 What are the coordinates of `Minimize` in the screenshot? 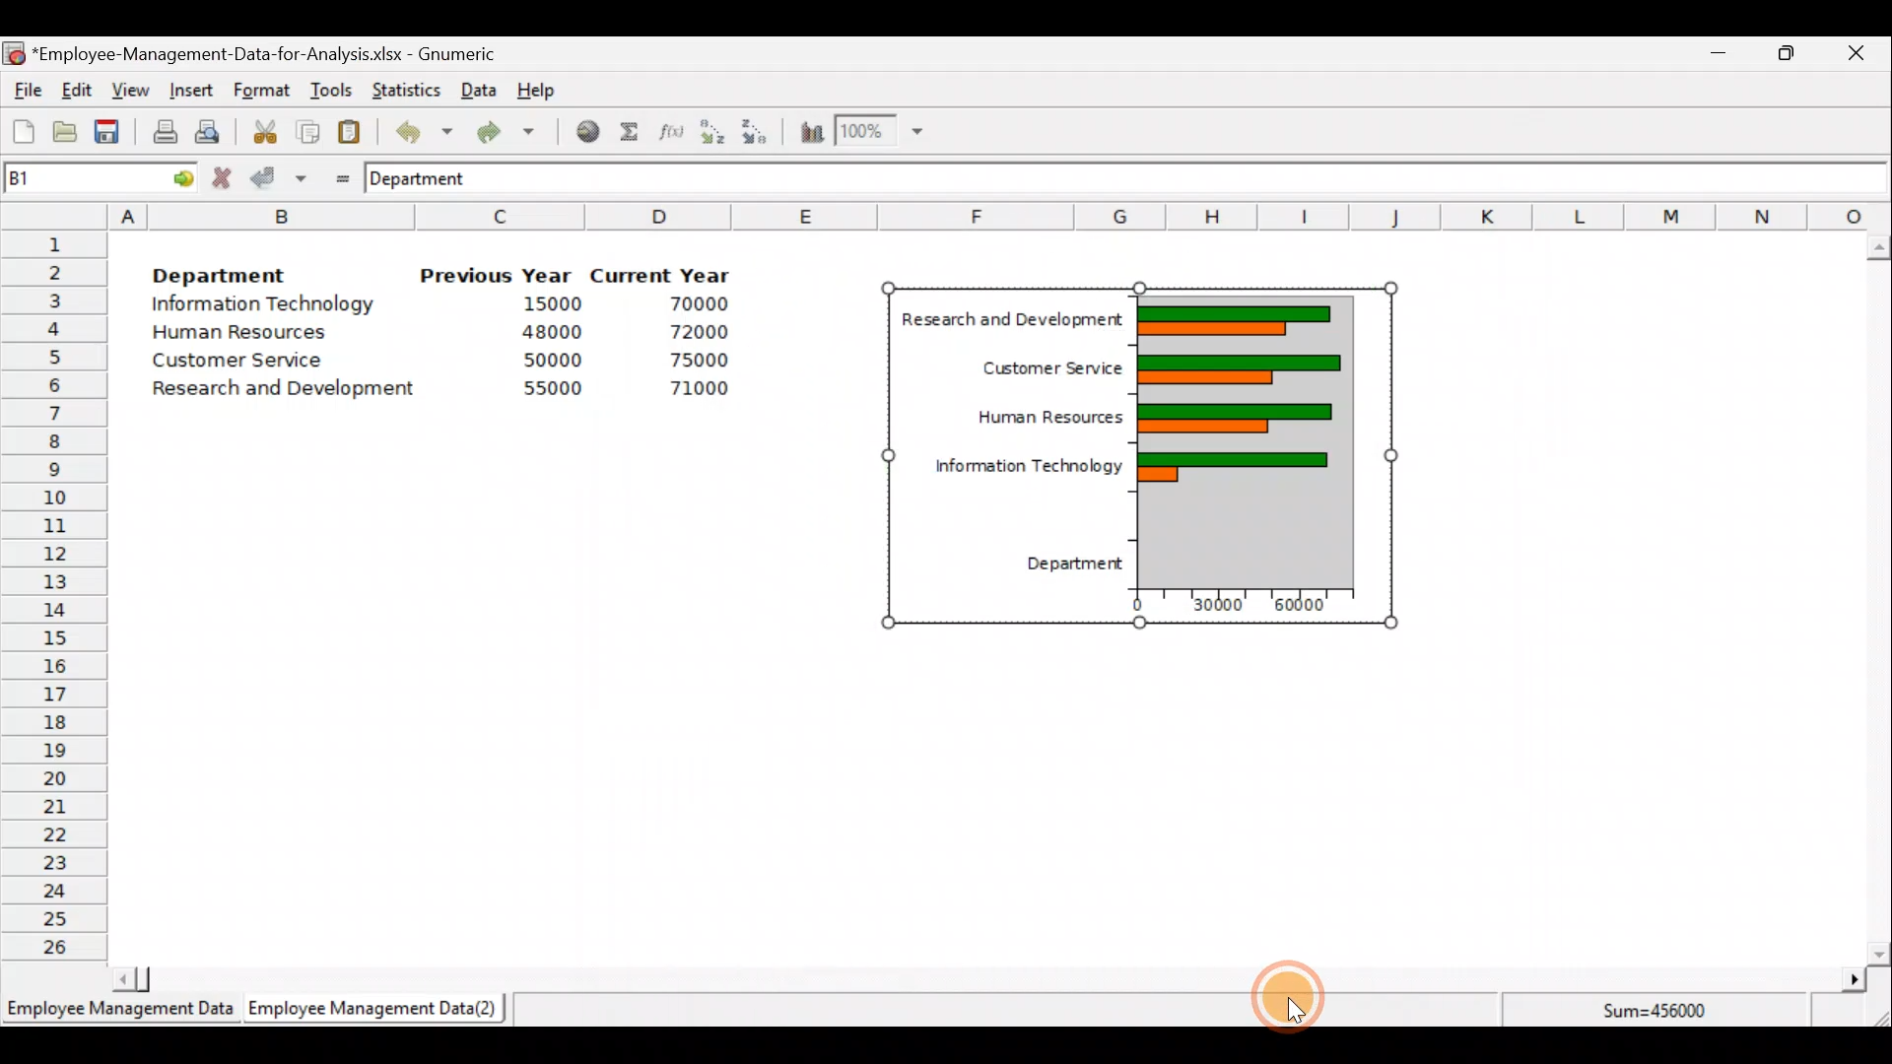 It's located at (1715, 57).